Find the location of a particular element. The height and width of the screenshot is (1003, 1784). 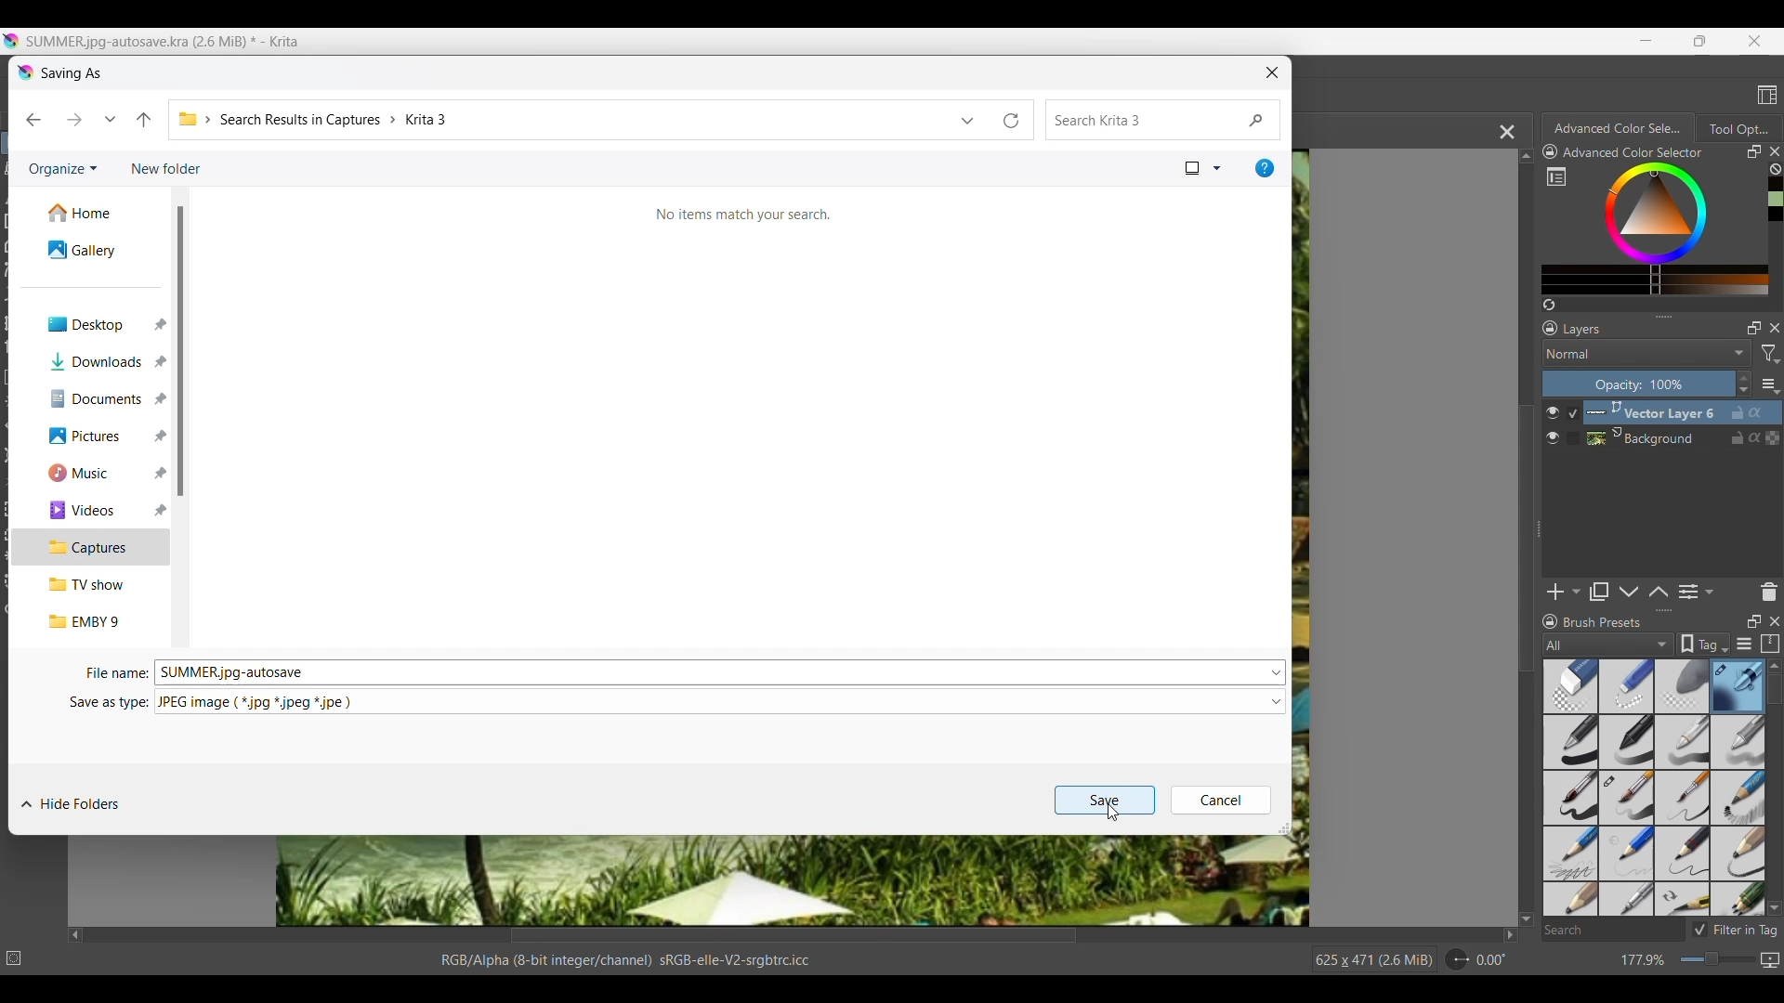

Close panel is located at coordinates (1775, 621).